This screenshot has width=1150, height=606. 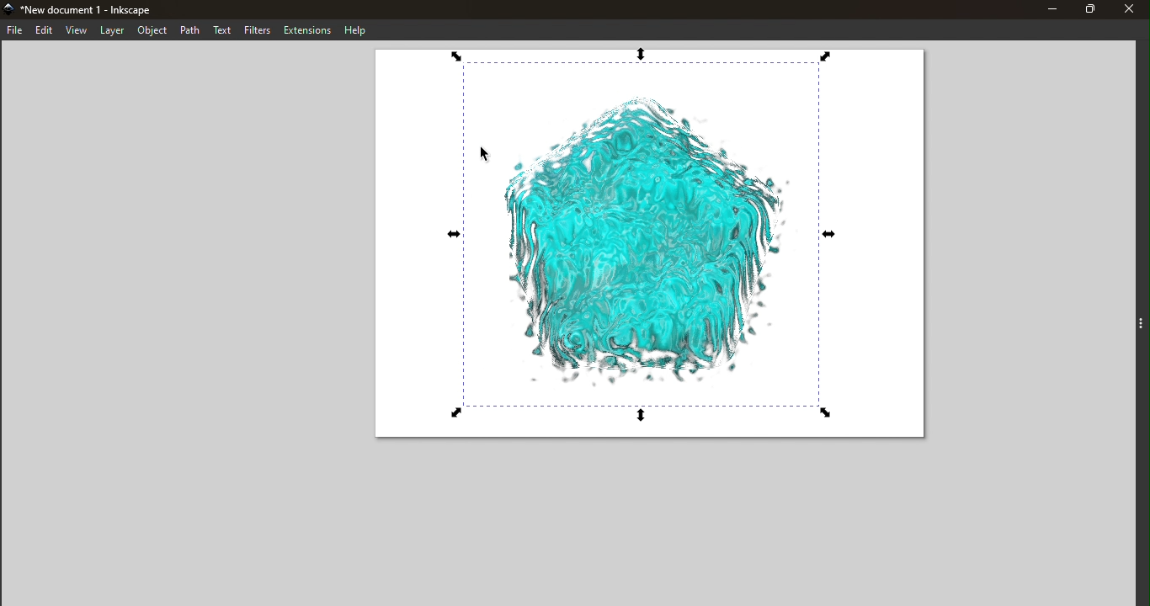 I want to click on Help, so click(x=360, y=29).